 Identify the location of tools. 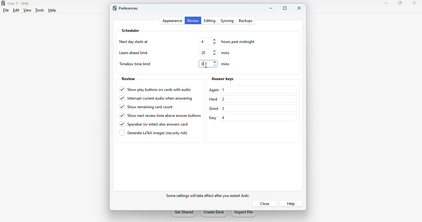
(40, 10).